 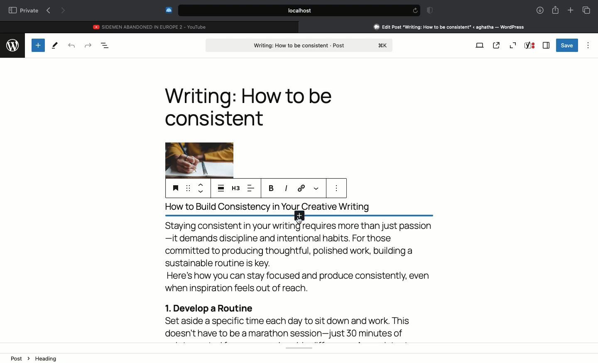 I want to click on Body, so click(x=304, y=281).